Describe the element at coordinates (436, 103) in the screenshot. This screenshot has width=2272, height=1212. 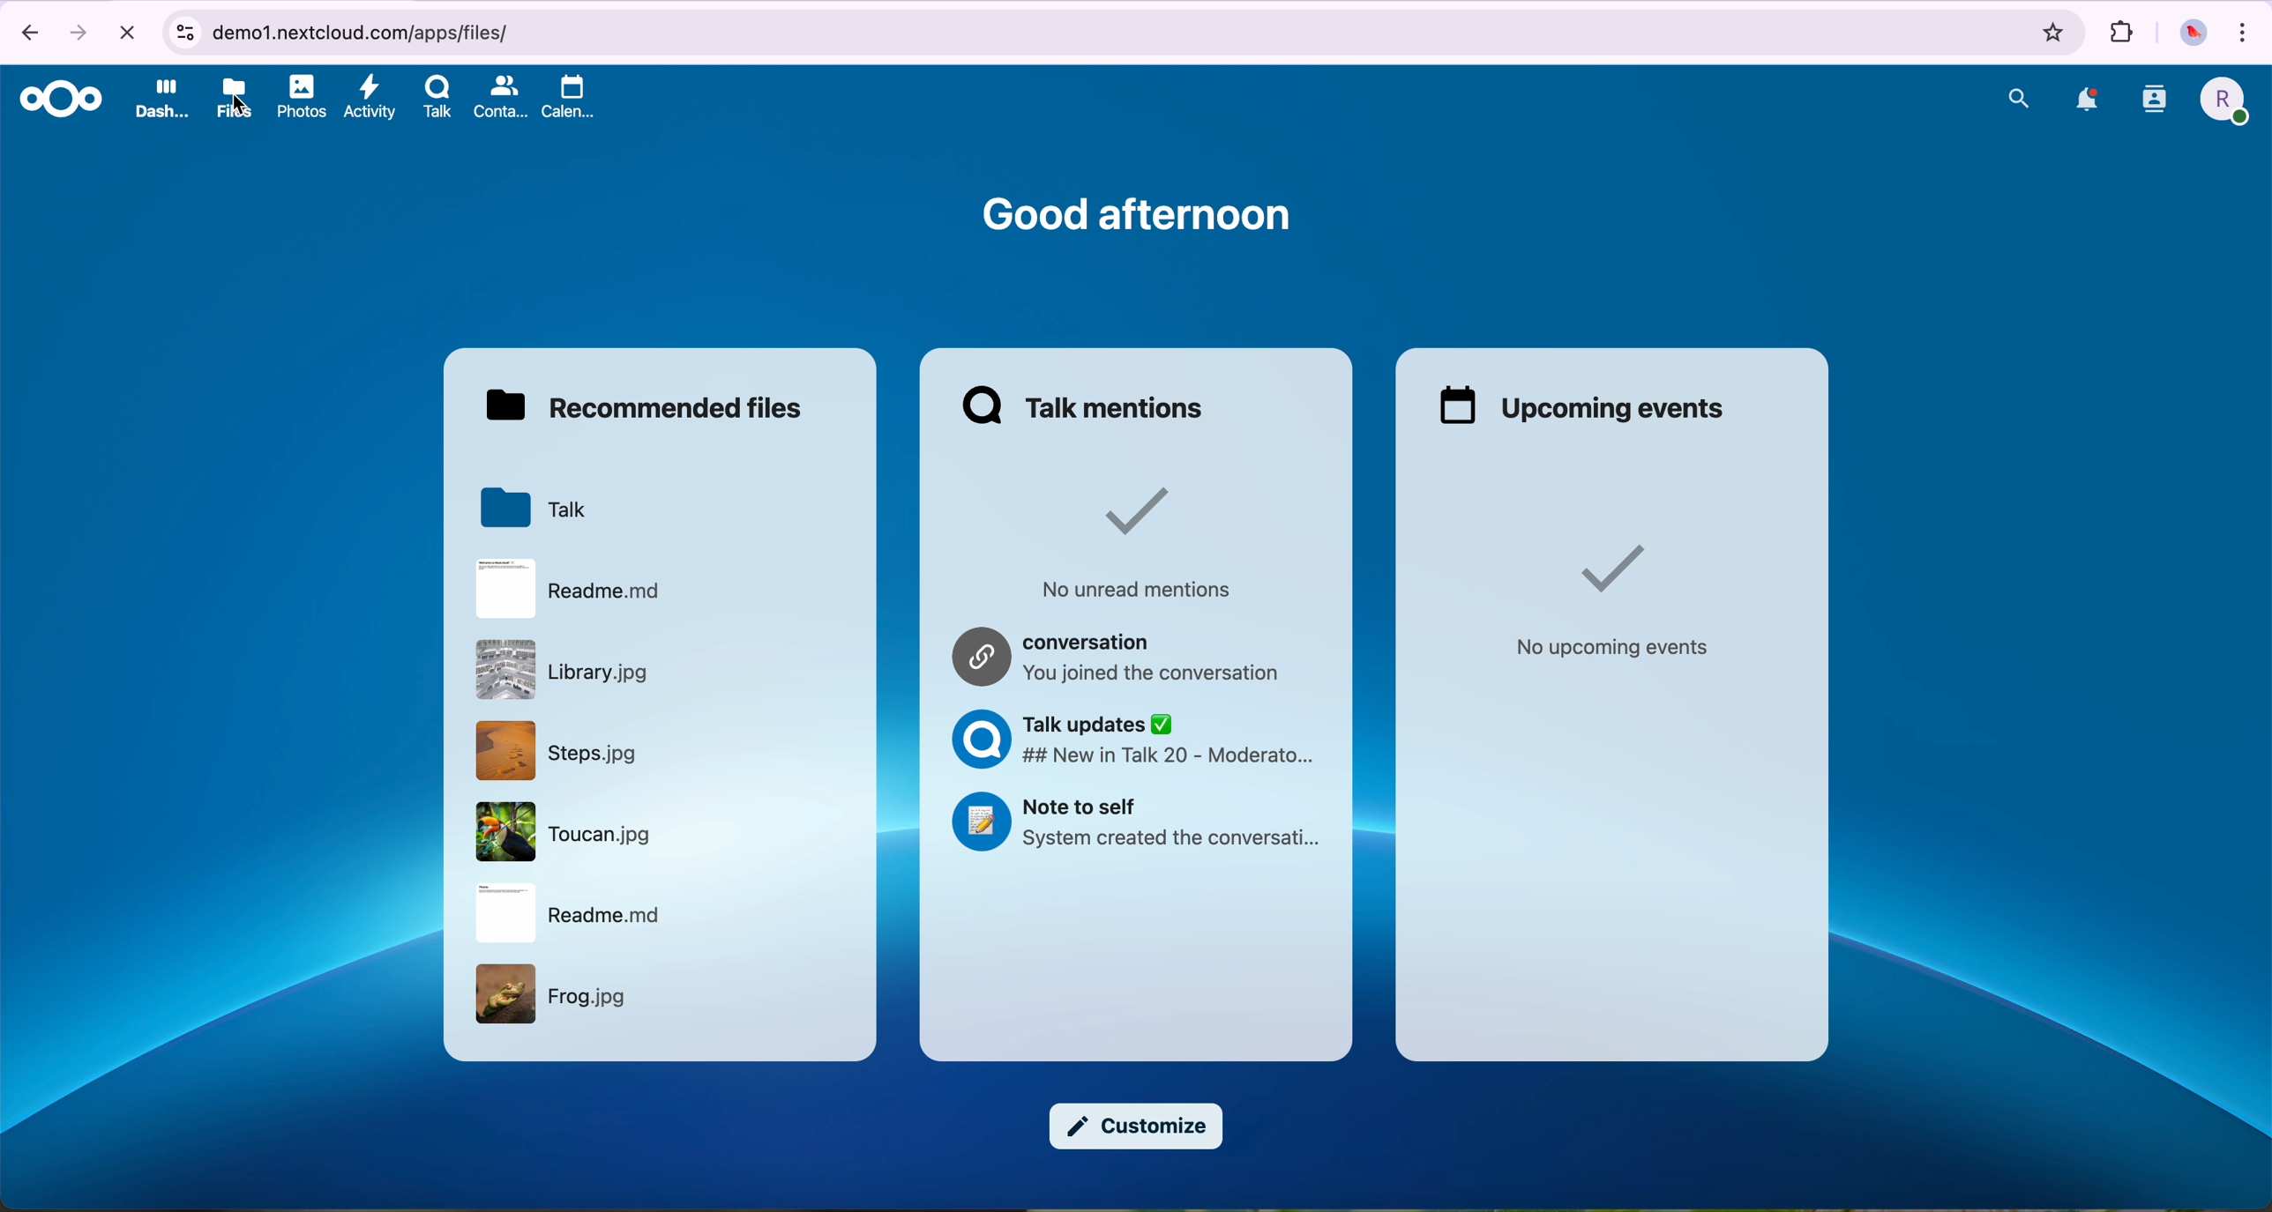
I see `talk` at that location.